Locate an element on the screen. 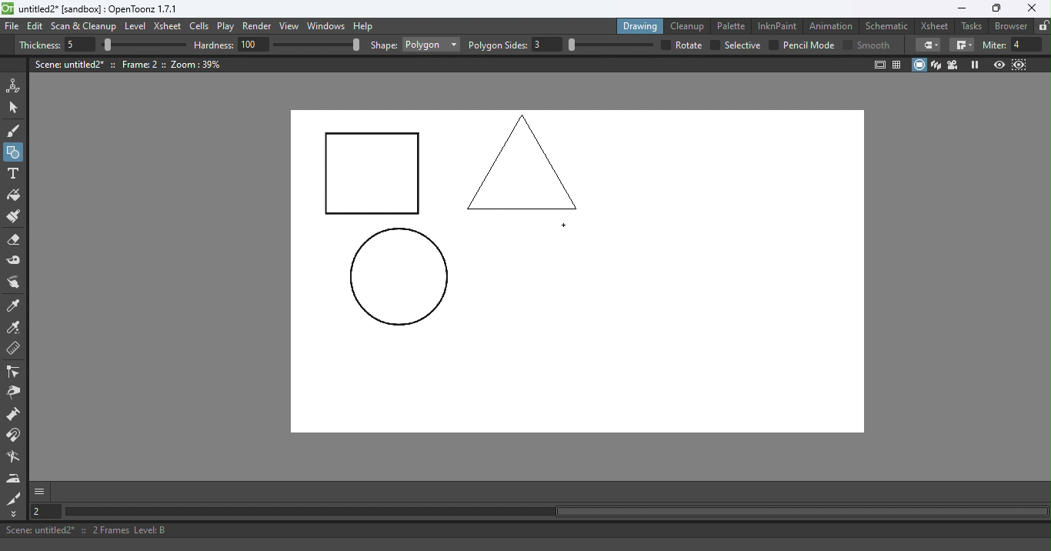 The height and width of the screenshot is (551, 1051). Horizontal scroll bar is located at coordinates (556, 512).